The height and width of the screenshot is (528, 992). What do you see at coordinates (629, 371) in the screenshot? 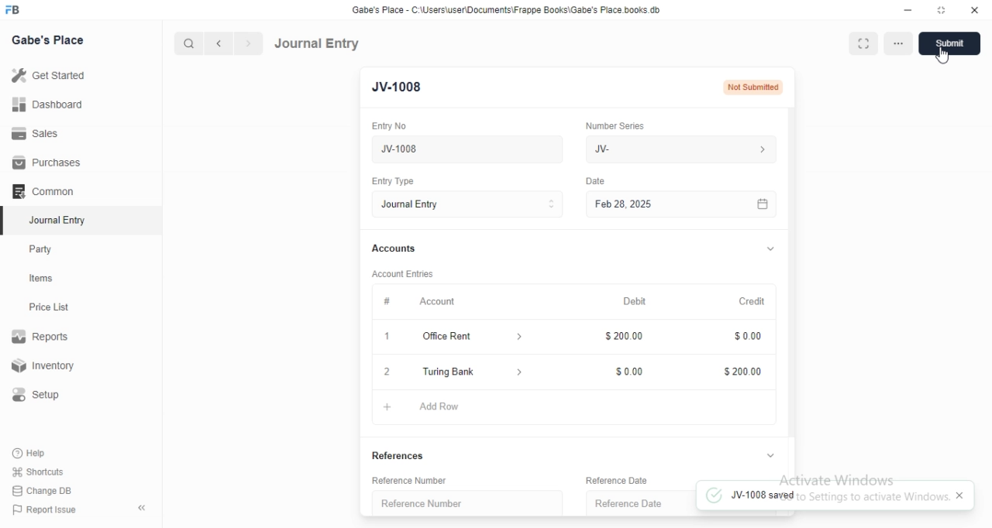
I see `$0.00` at bounding box center [629, 371].